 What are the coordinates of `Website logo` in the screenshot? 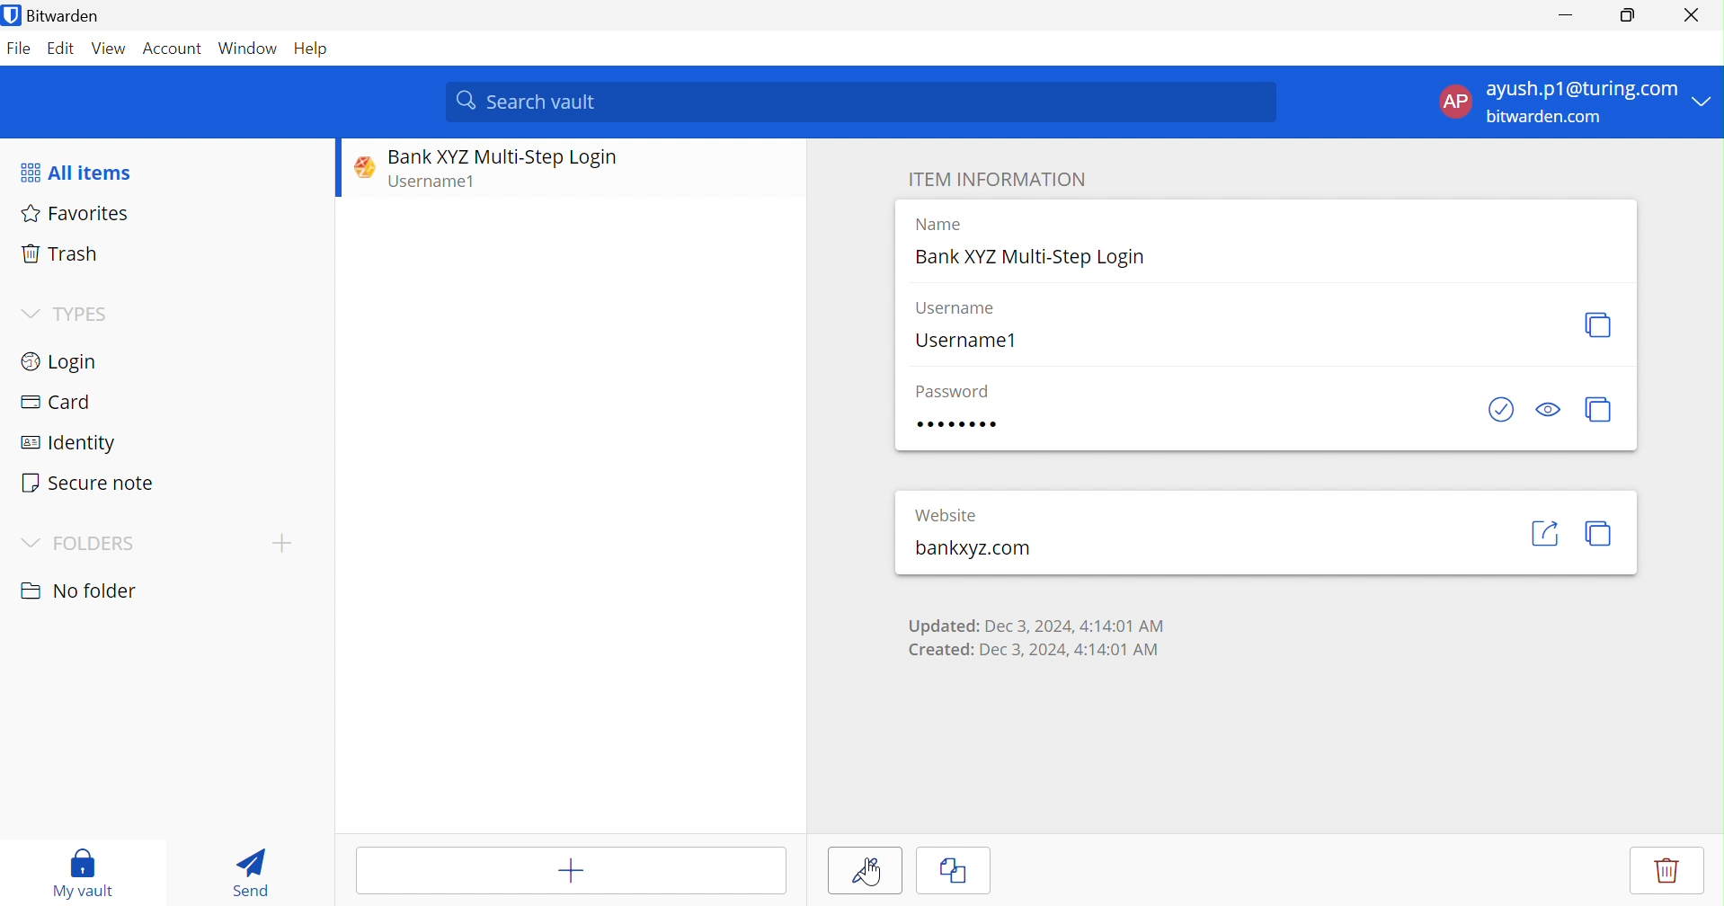 It's located at (360, 166).